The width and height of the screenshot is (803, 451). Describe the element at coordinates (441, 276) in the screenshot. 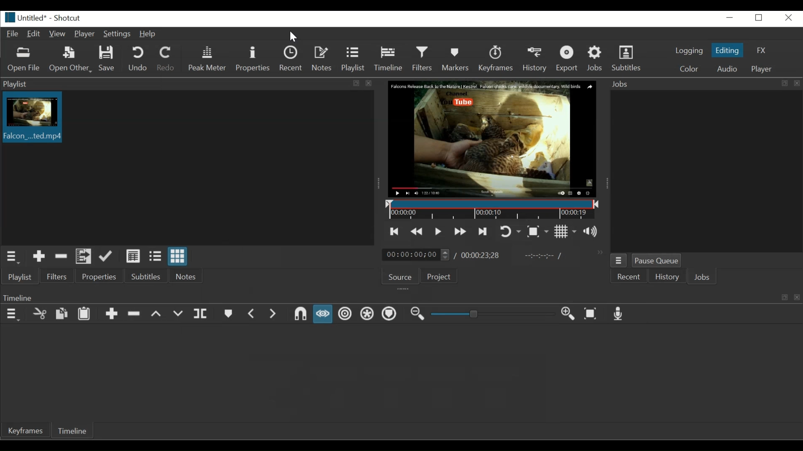

I see `Project` at that location.